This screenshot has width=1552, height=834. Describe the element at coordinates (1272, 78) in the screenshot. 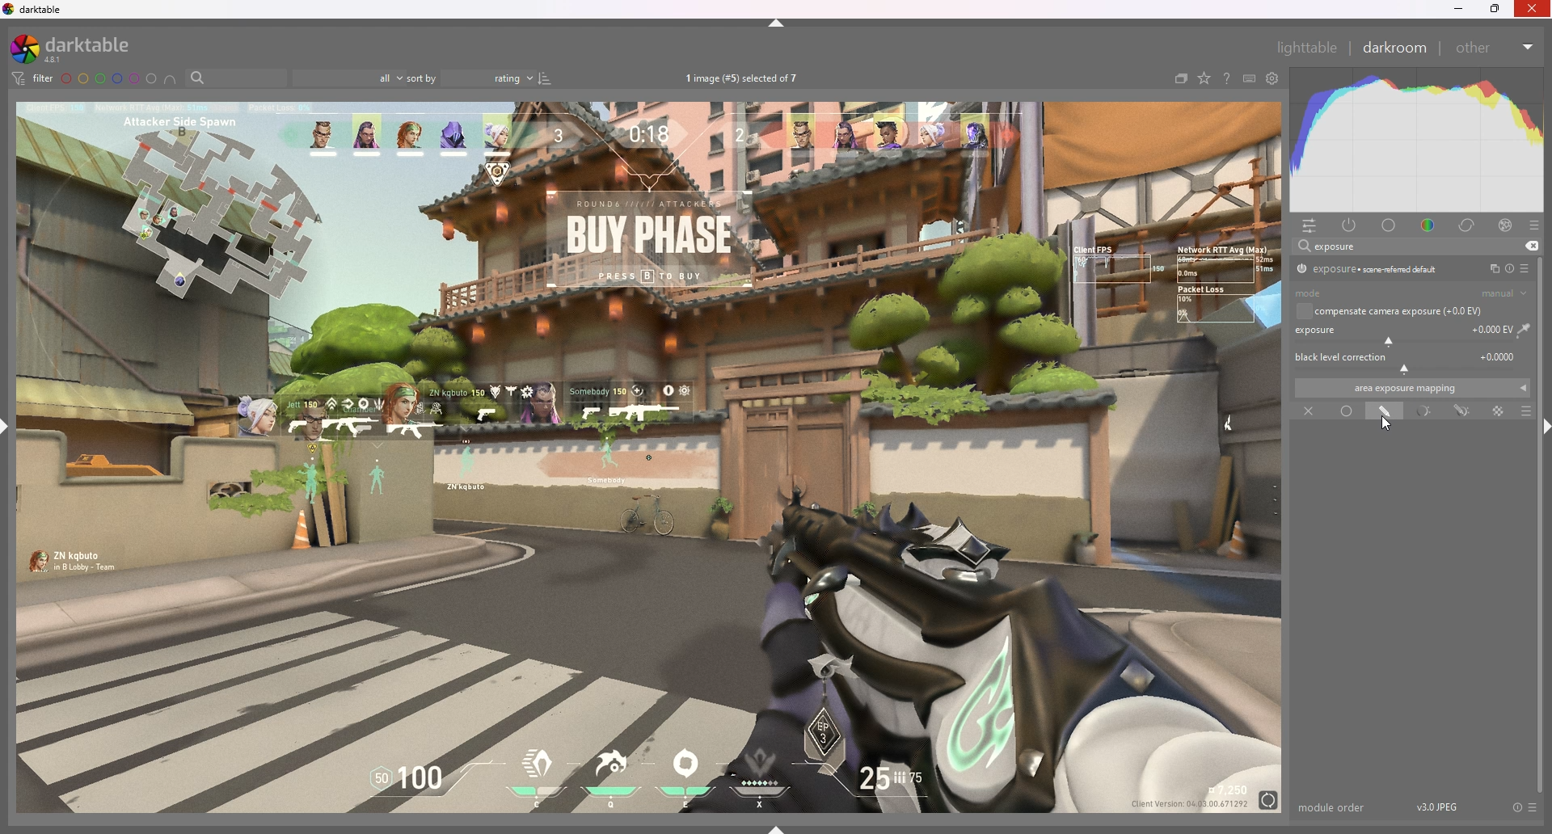

I see `show global preference` at that location.